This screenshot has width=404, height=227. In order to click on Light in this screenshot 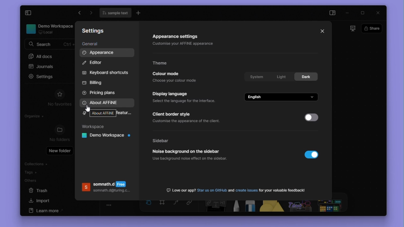, I will do `click(281, 76)`.